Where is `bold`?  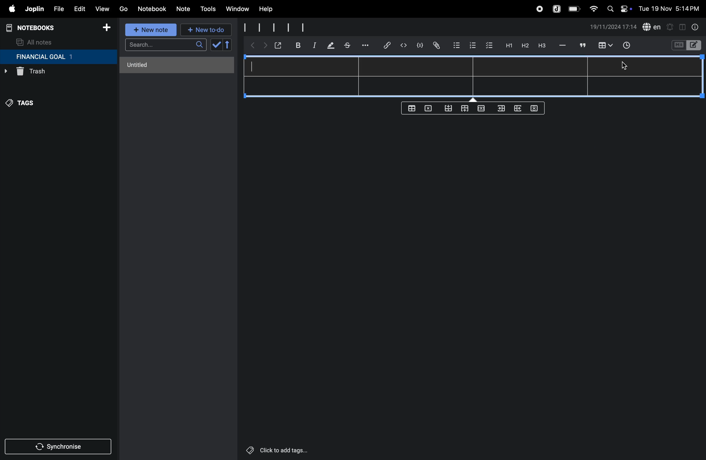
bold is located at coordinates (295, 45).